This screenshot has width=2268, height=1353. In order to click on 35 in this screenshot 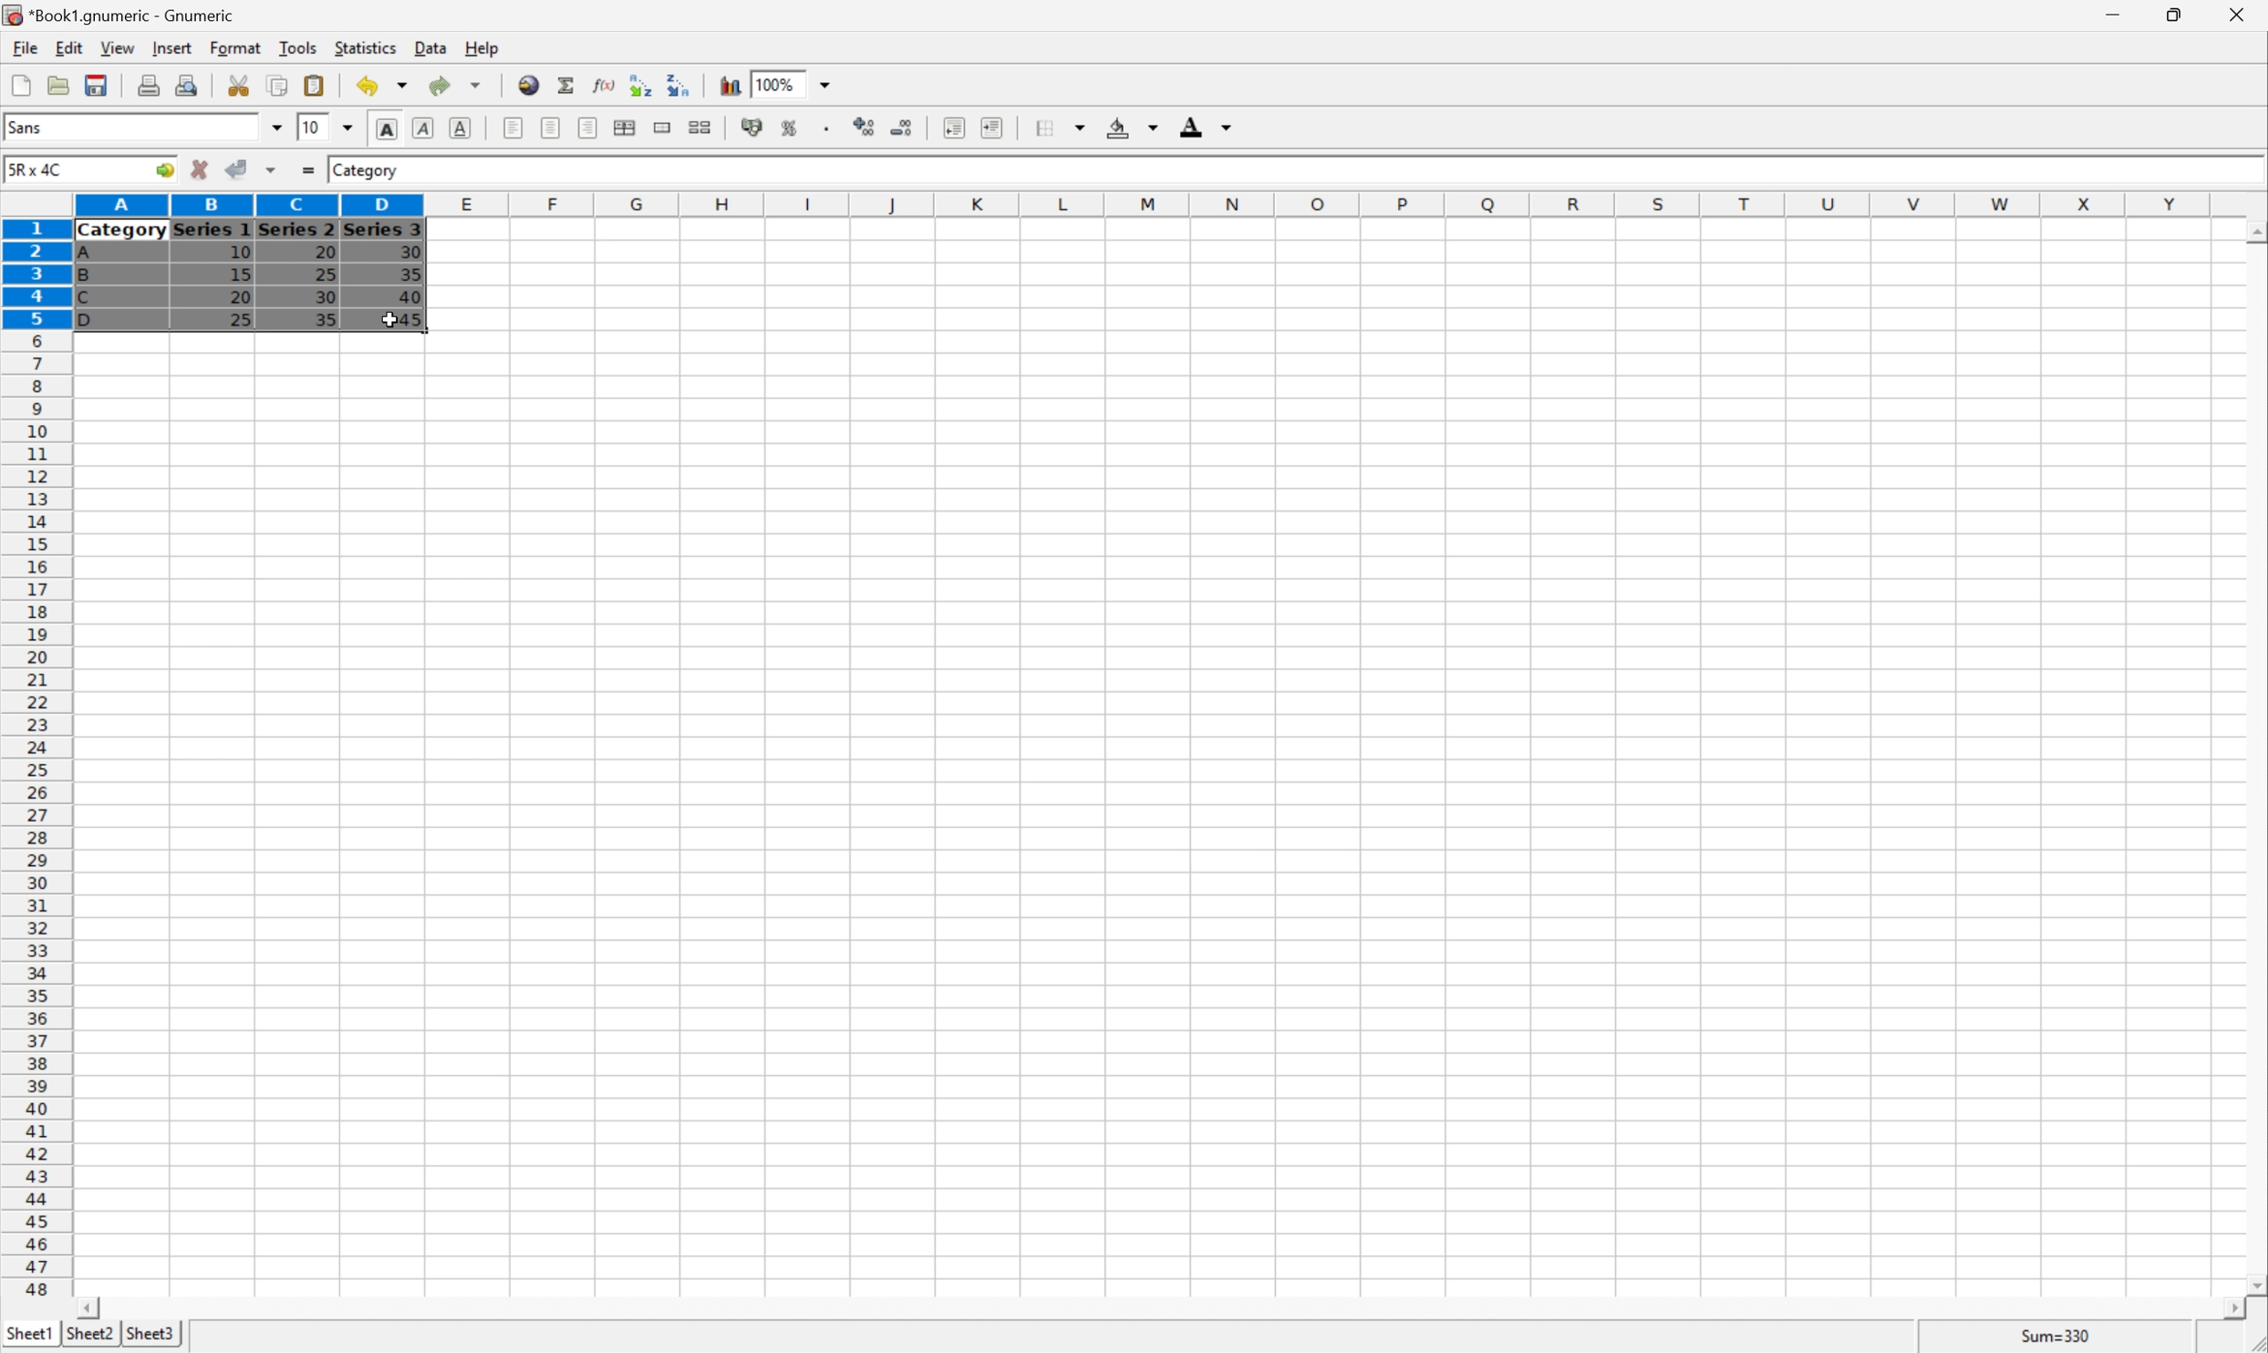, I will do `click(411, 274)`.